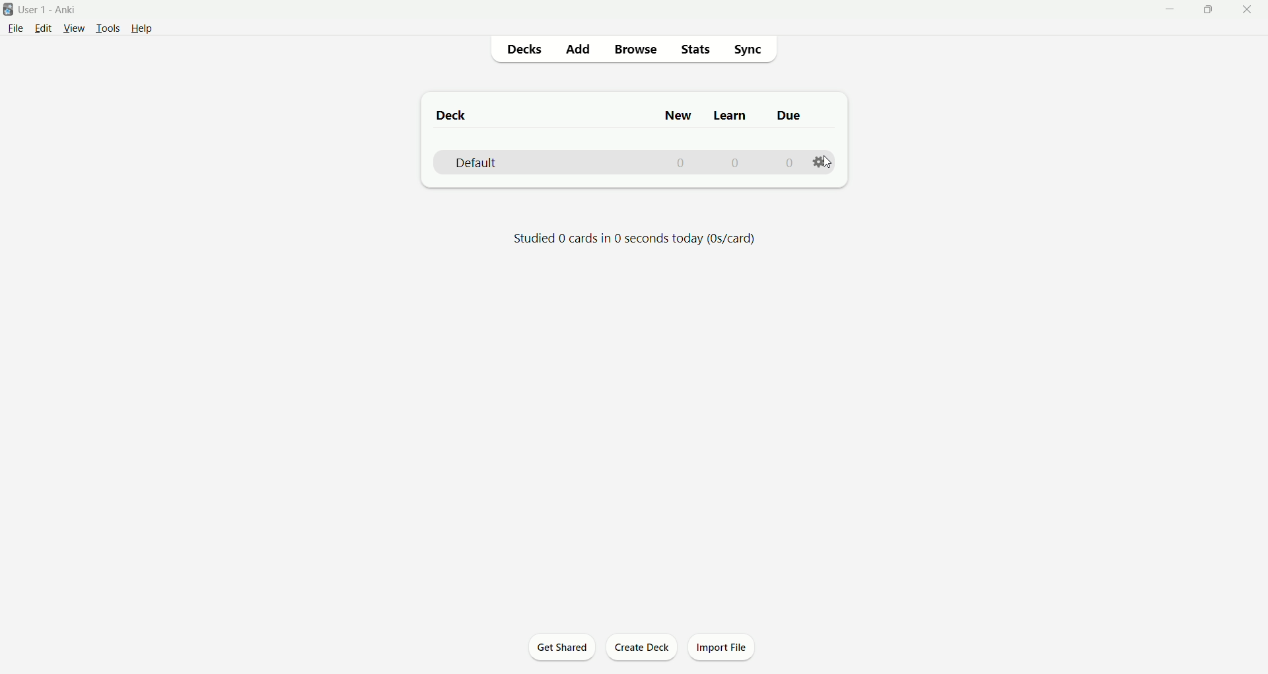  I want to click on stats, so click(694, 51).